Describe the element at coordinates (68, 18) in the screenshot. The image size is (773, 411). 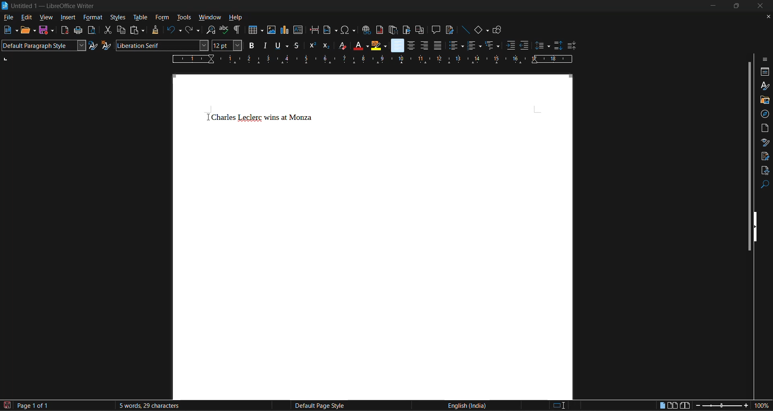
I see `insert` at that location.